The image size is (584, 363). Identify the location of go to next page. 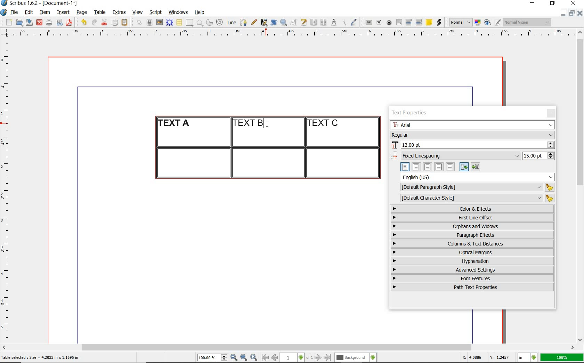
(318, 358).